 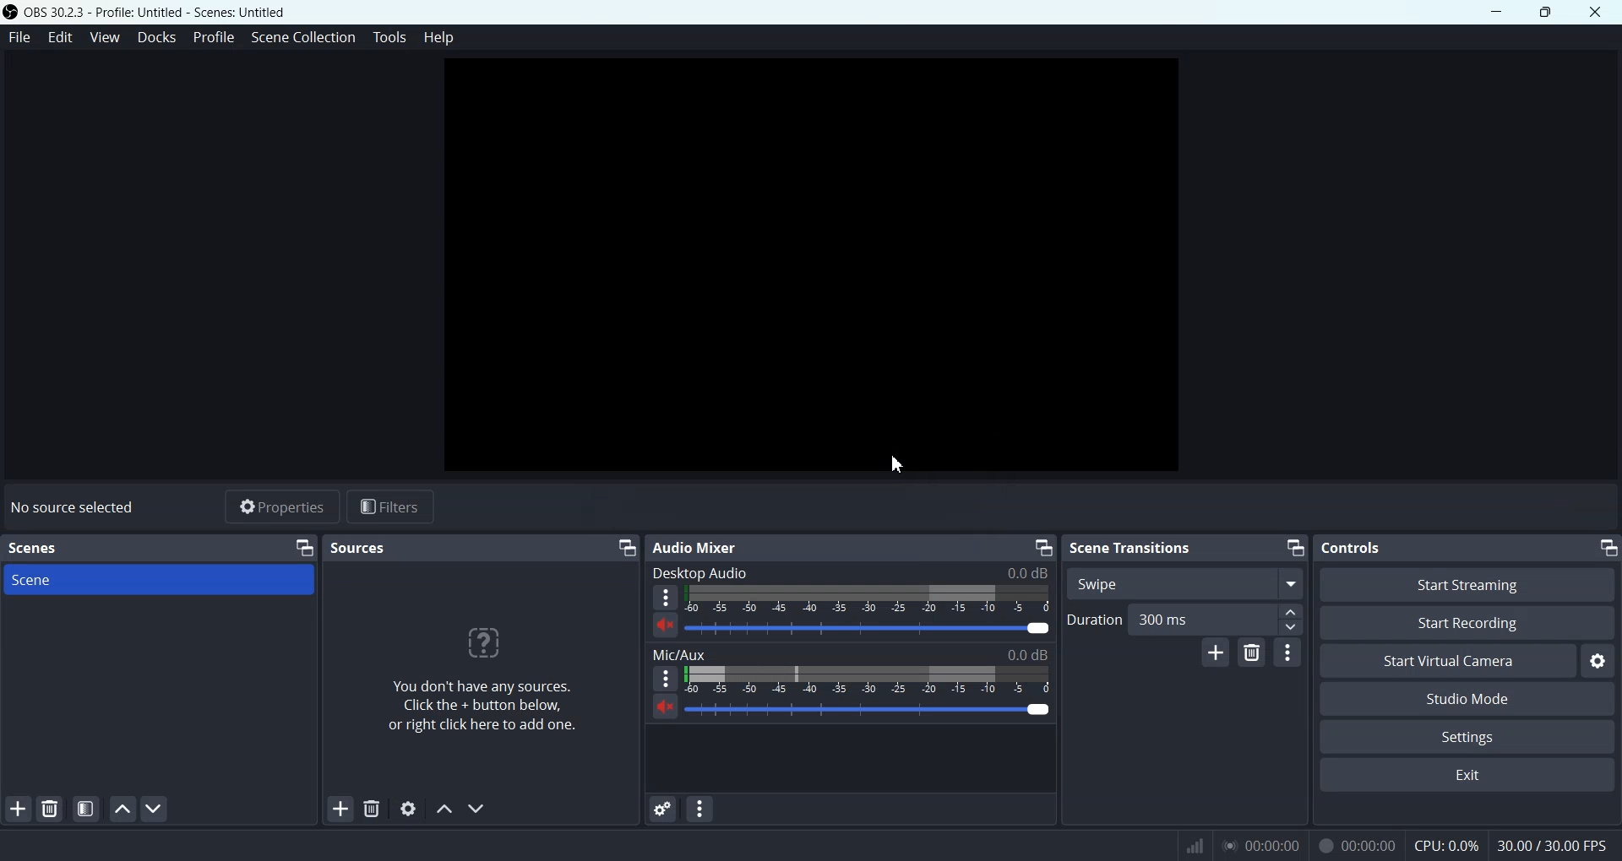 What do you see at coordinates (14, 809) in the screenshot?
I see `Add Scene` at bounding box center [14, 809].